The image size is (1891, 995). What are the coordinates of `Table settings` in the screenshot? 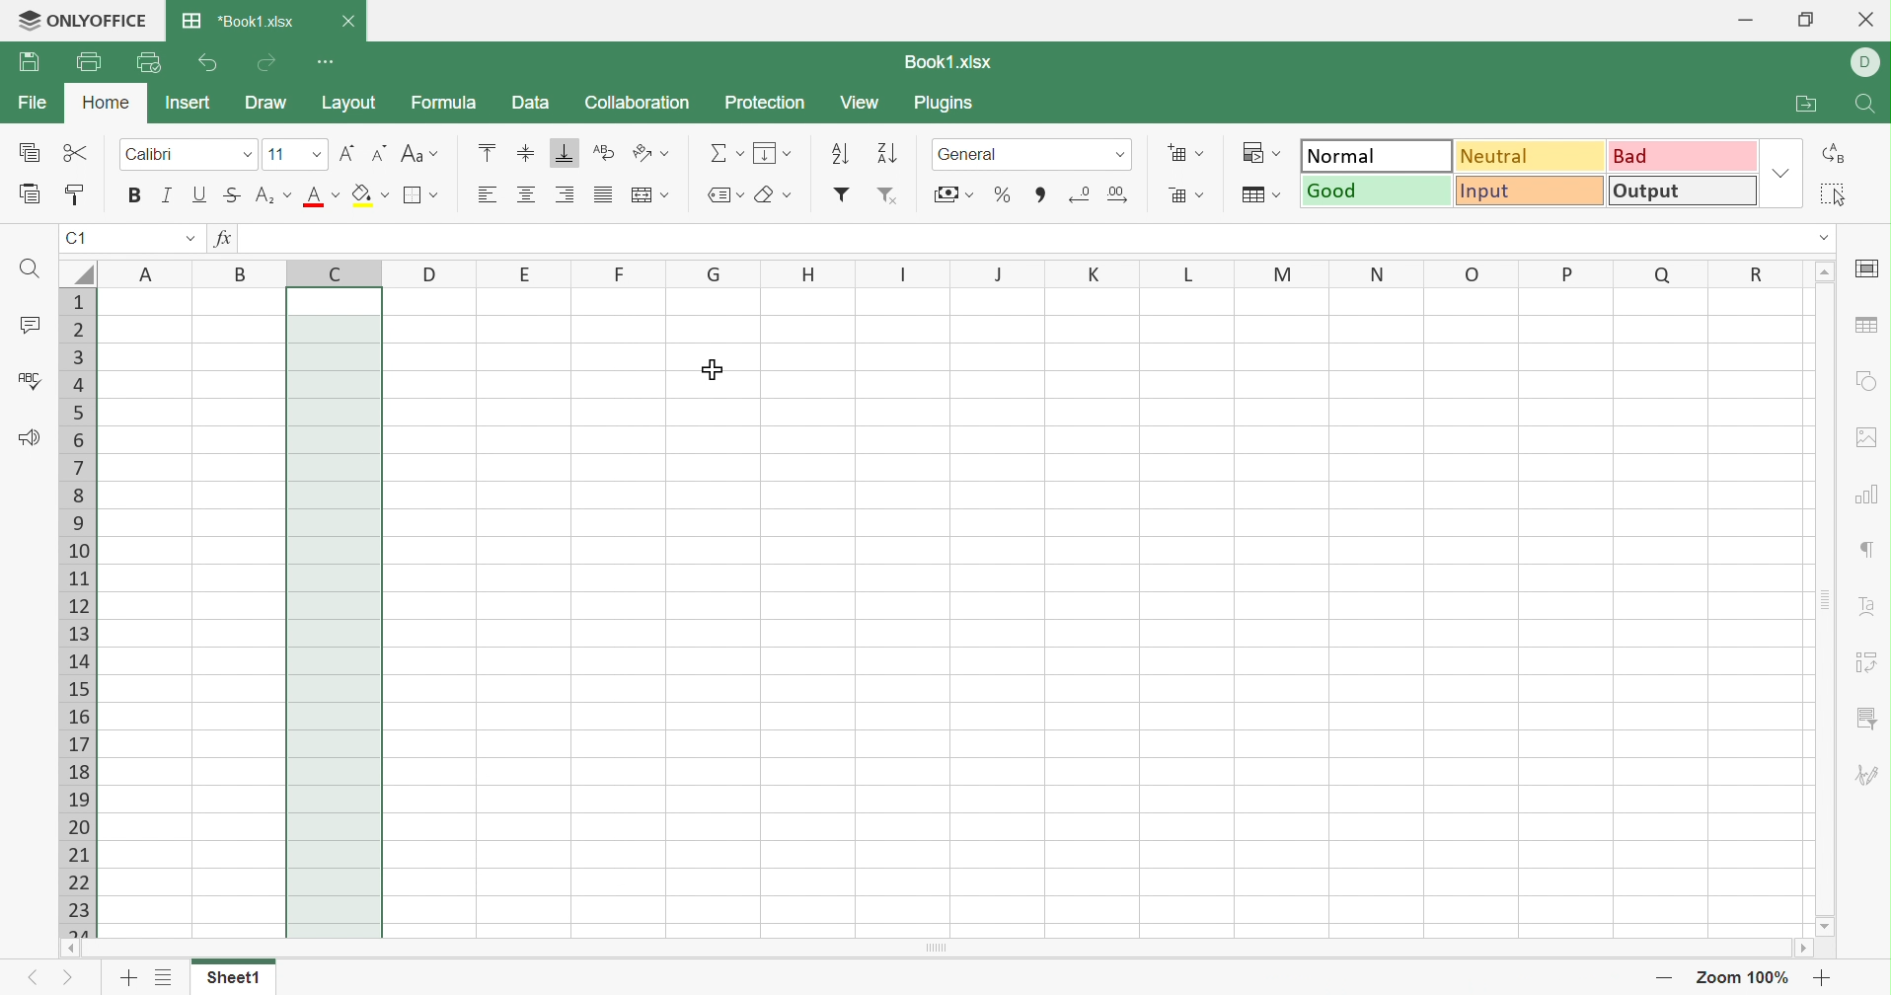 It's located at (1870, 324).